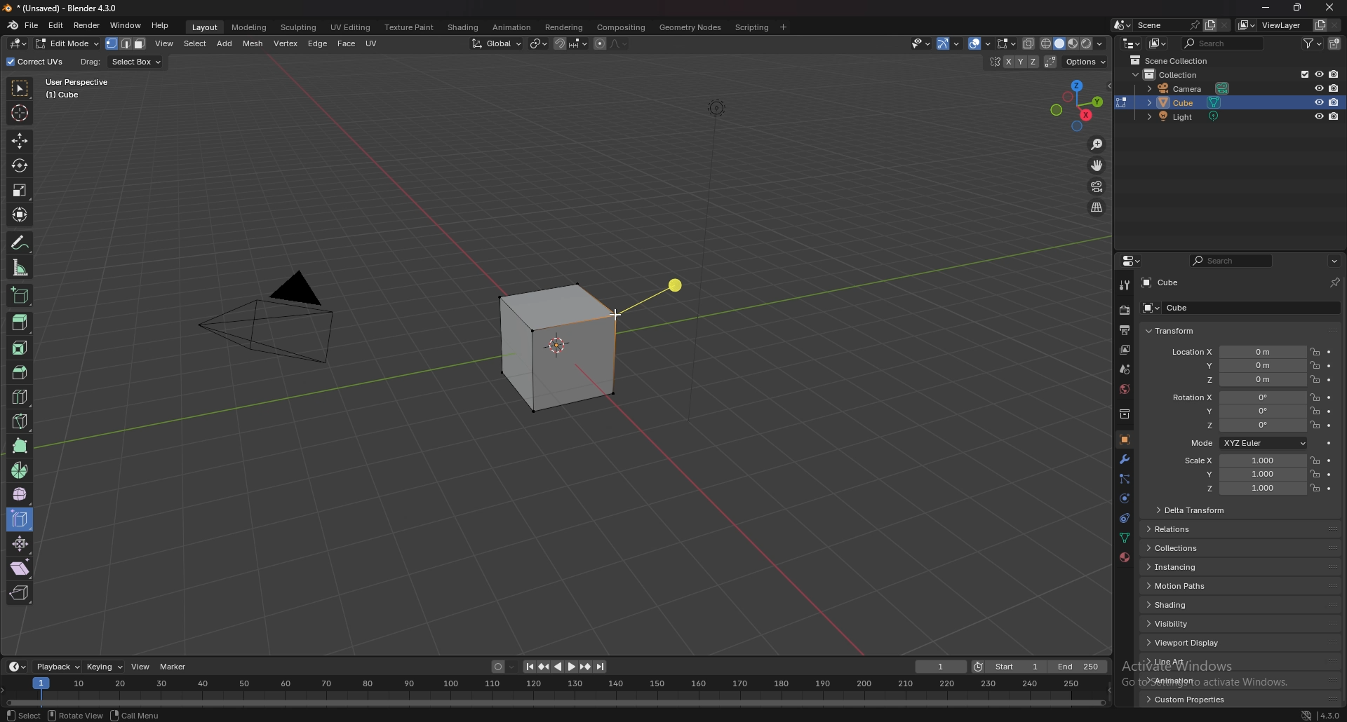 The image size is (1347, 722). Describe the element at coordinates (1298, 8) in the screenshot. I see `resize` at that location.